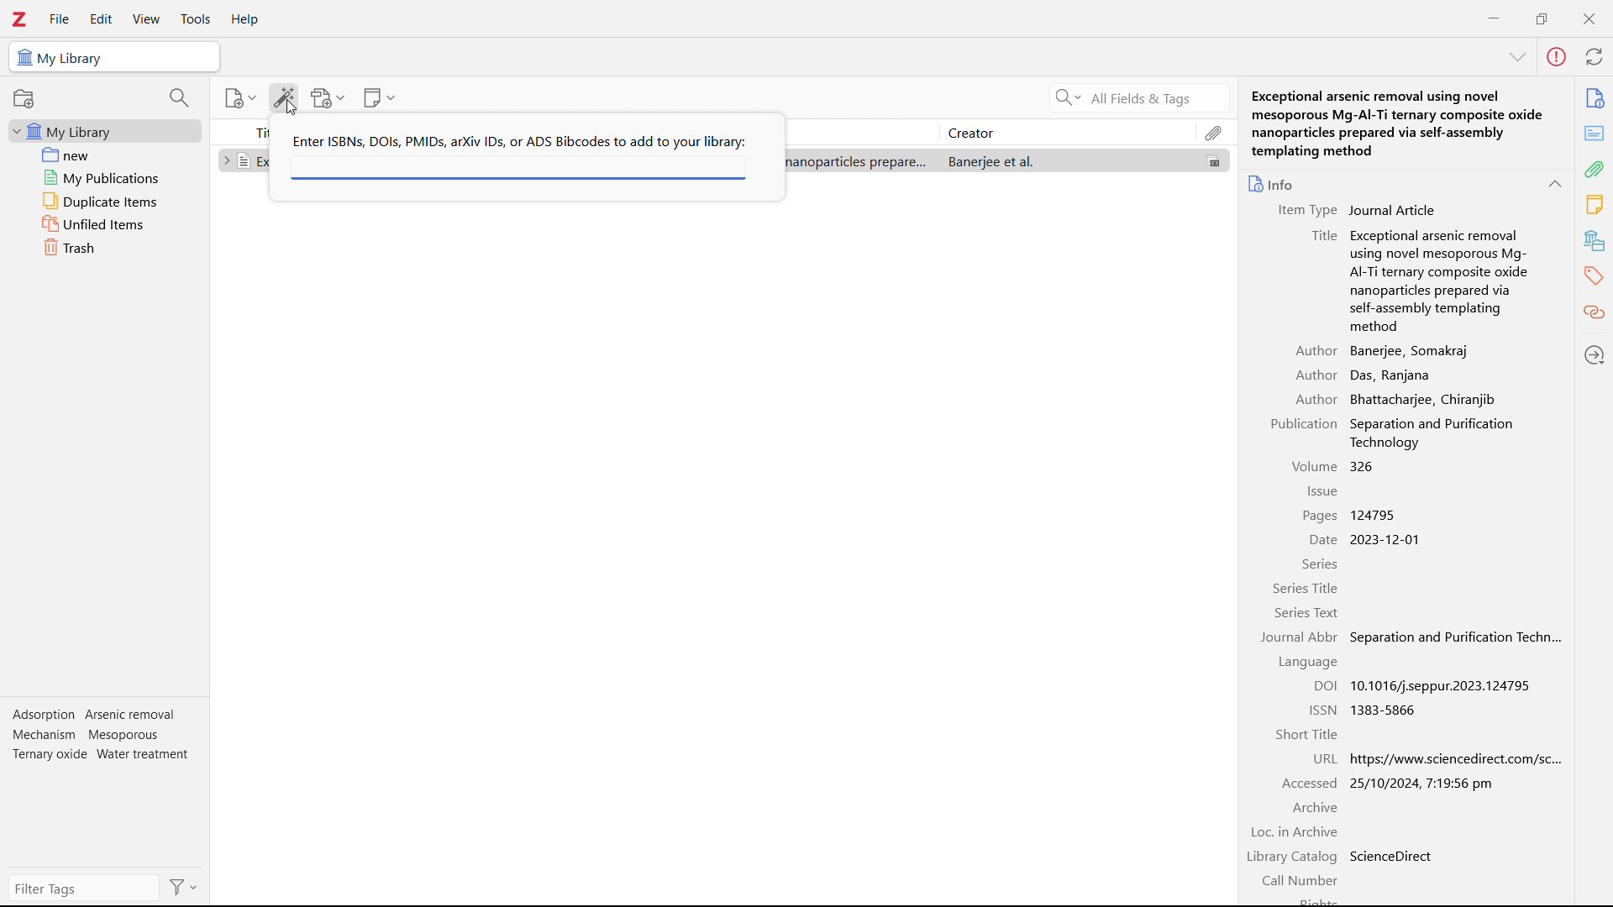 Image resolution: width=1613 pixels, height=907 pixels. What do you see at coordinates (1494, 17) in the screenshot?
I see `minimize` at bounding box center [1494, 17].